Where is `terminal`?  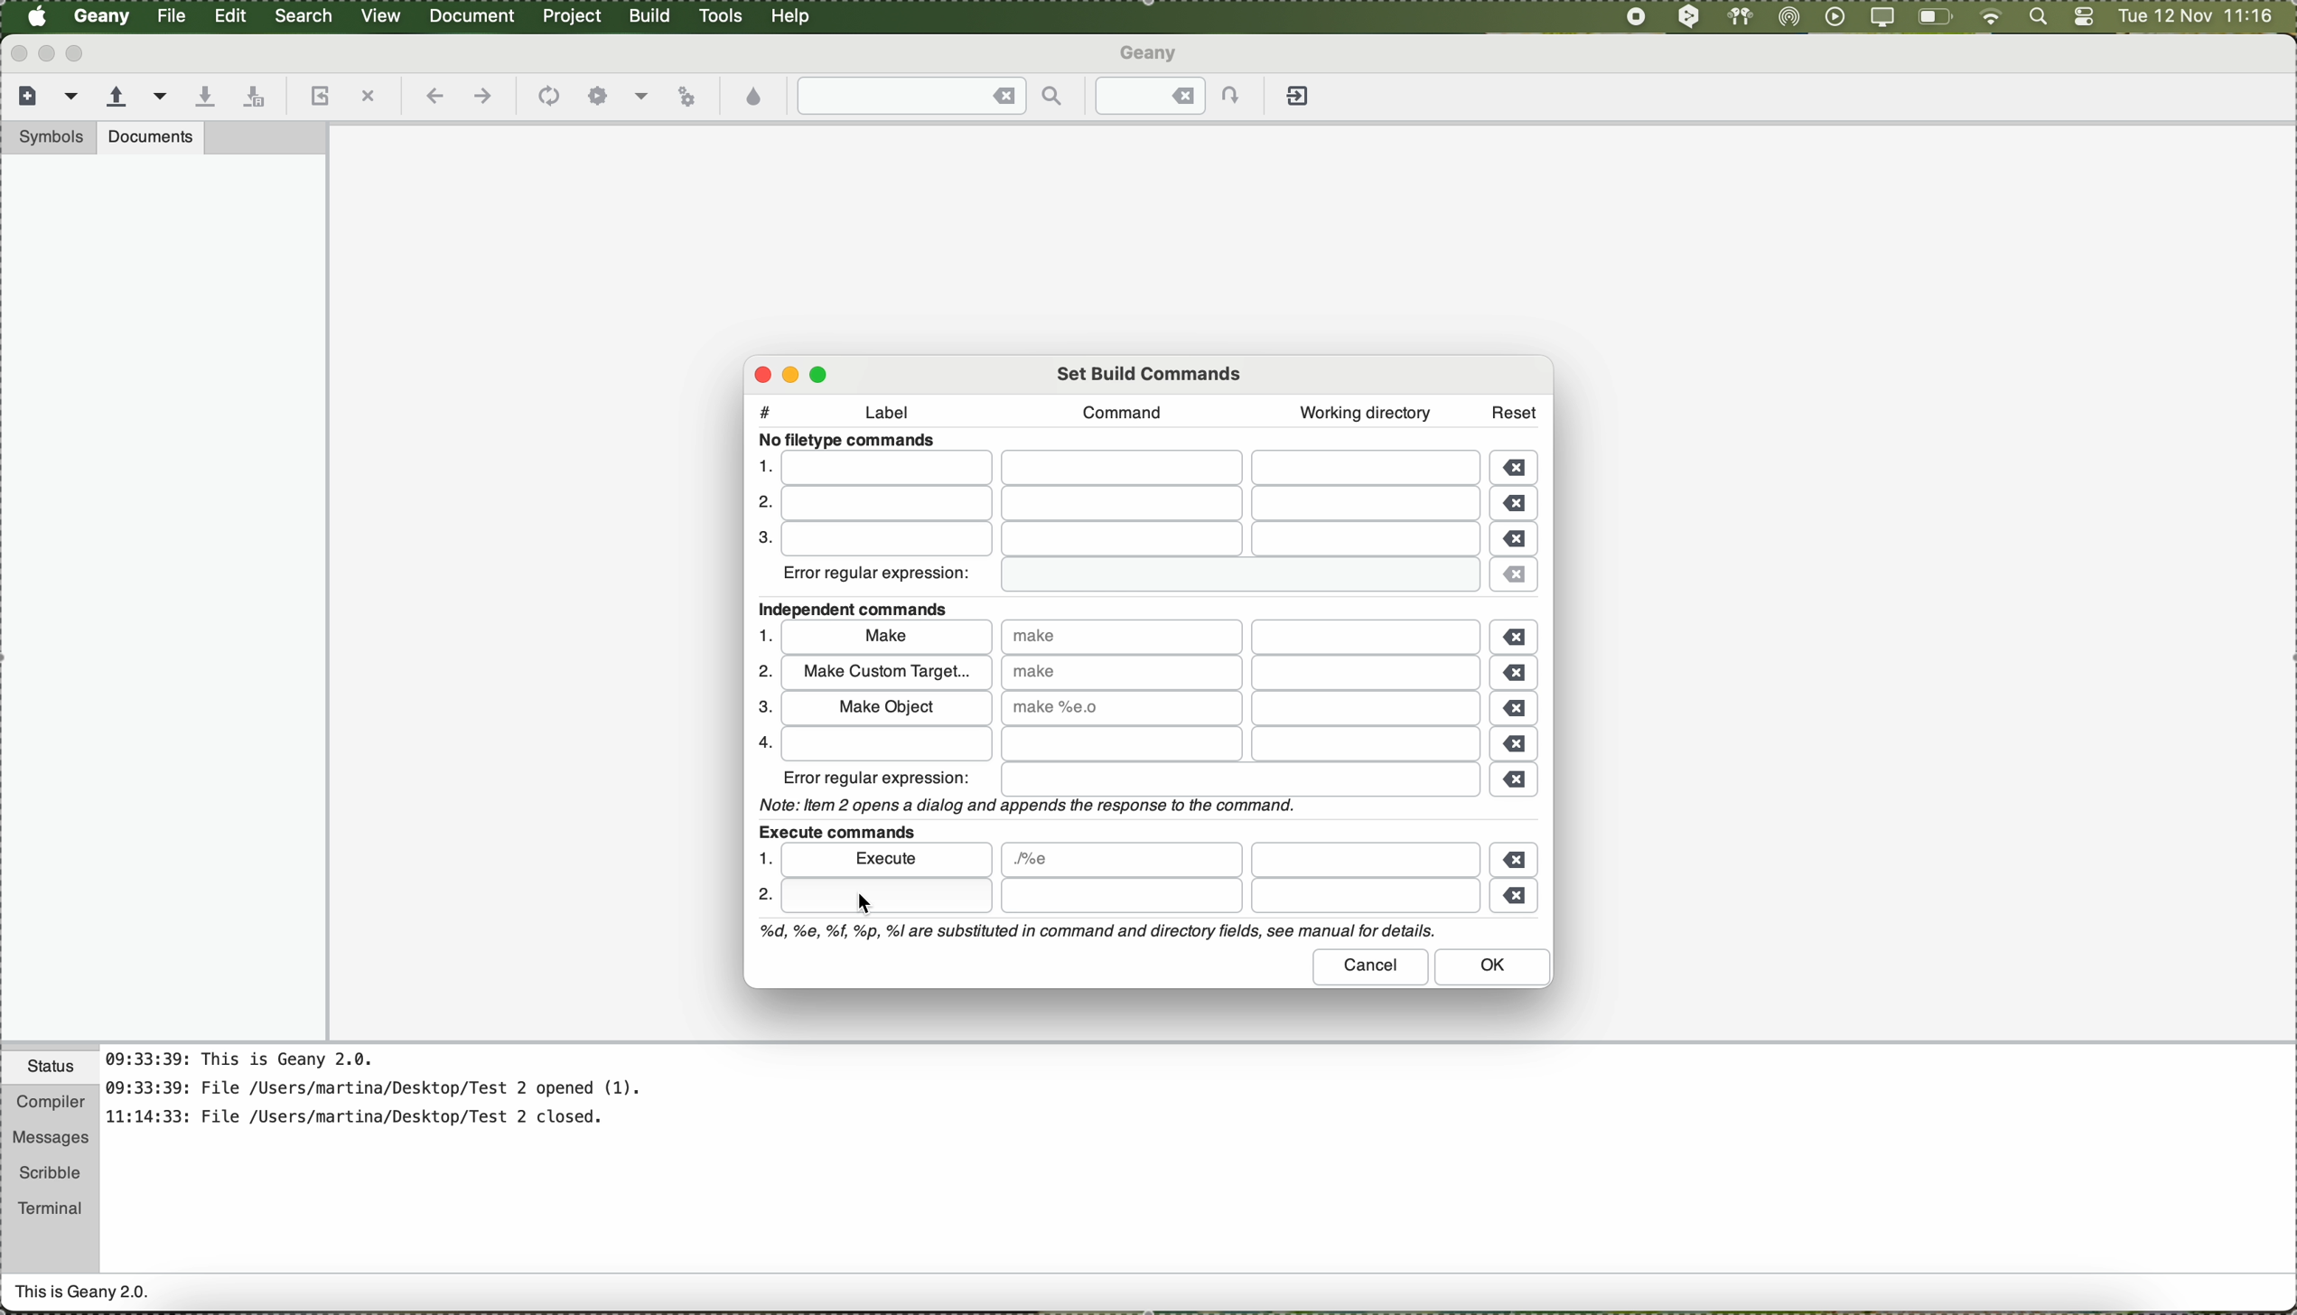 terminal is located at coordinates (51, 1205).